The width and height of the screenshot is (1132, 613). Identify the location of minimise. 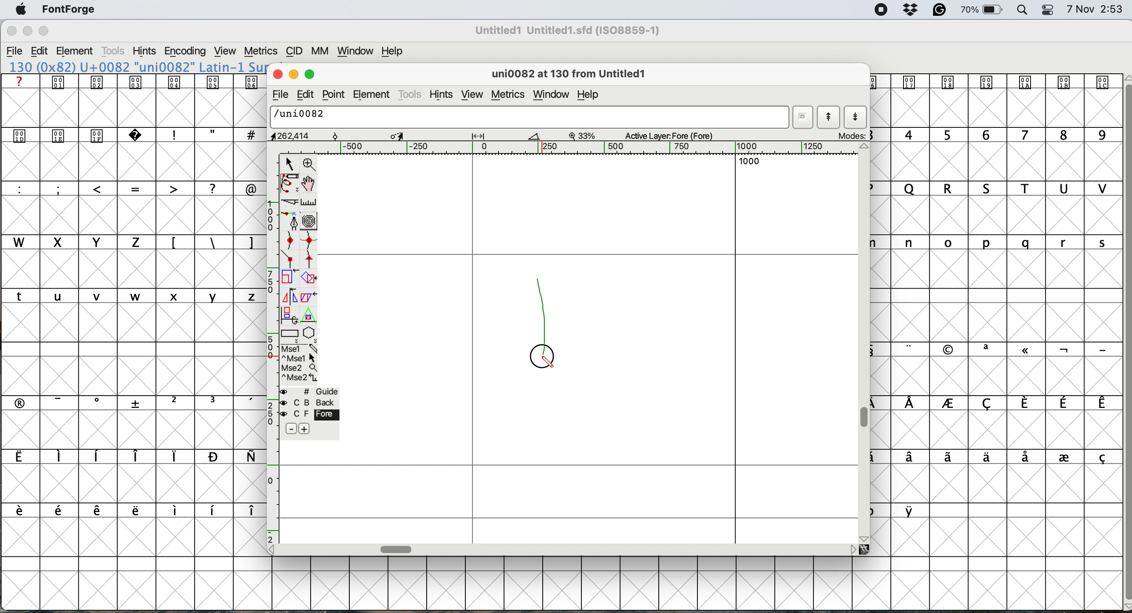
(25, 32).